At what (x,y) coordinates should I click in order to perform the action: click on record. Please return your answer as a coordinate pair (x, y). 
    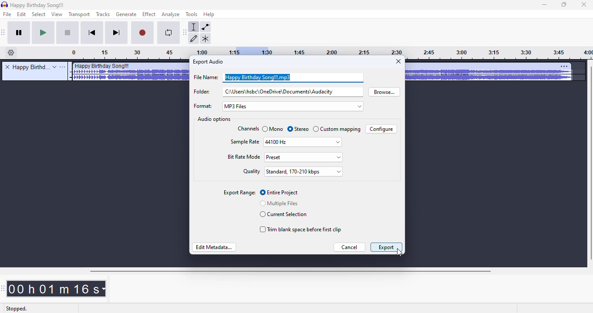
    Looking at the image, I should click on (143, 33).